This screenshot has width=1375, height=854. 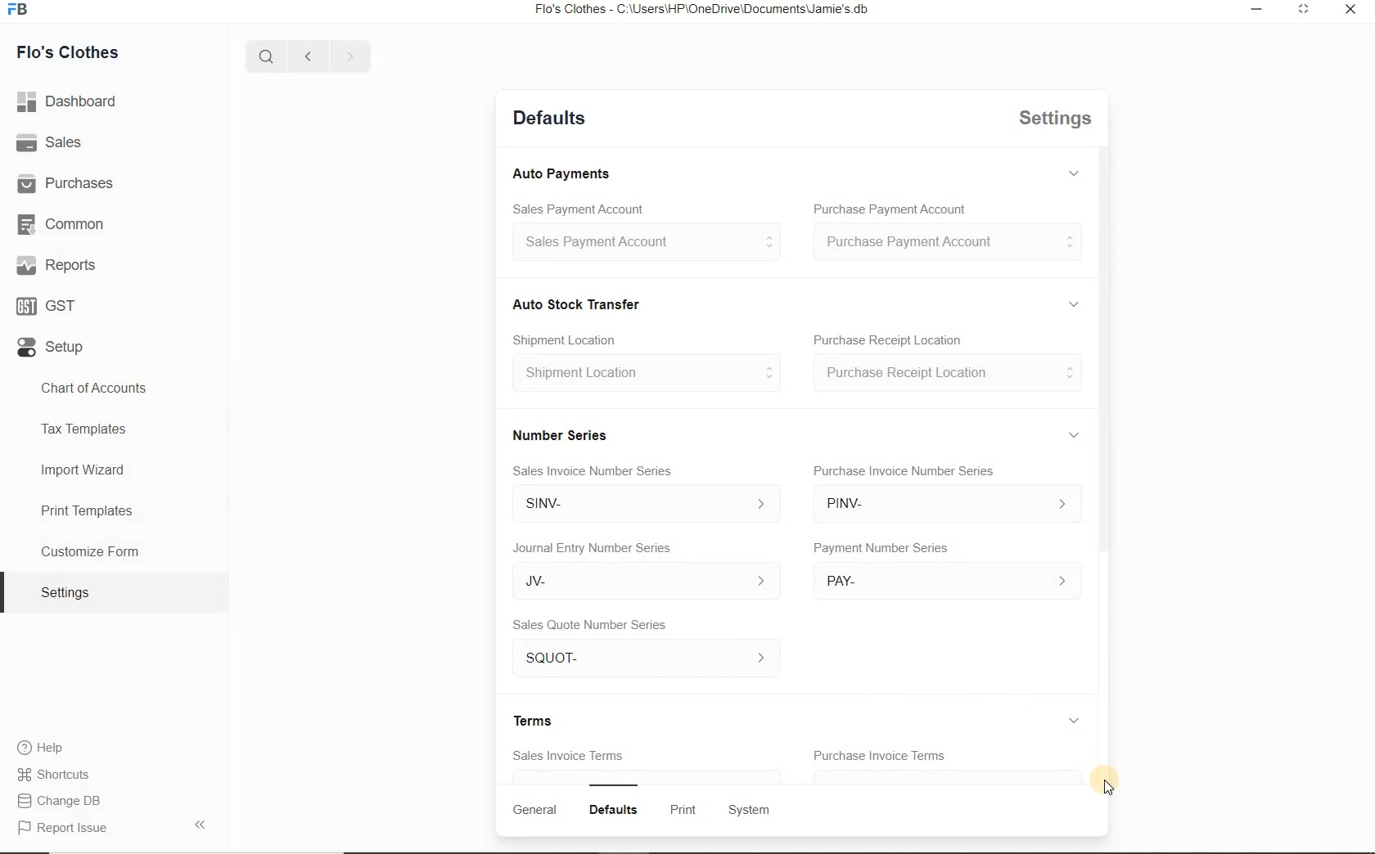 What do you see at coordinates (889, 338) in the screenshot?
I see `Purchase Receipt Location` at bounding box center [889, 338].